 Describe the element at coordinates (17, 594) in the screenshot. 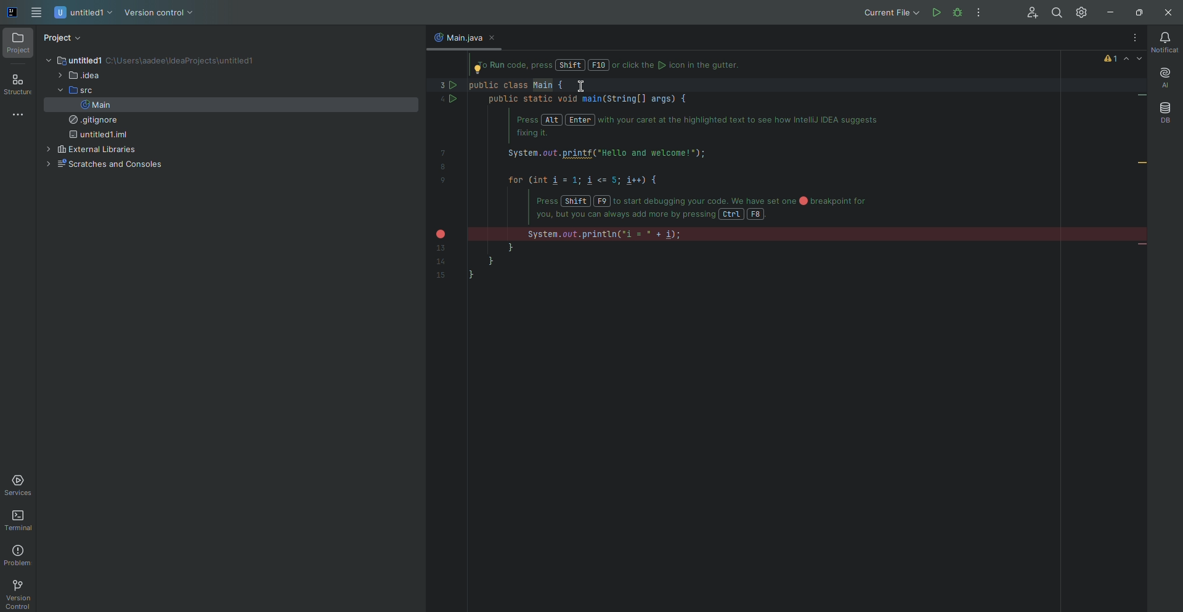

I see `Version Control` at that location.